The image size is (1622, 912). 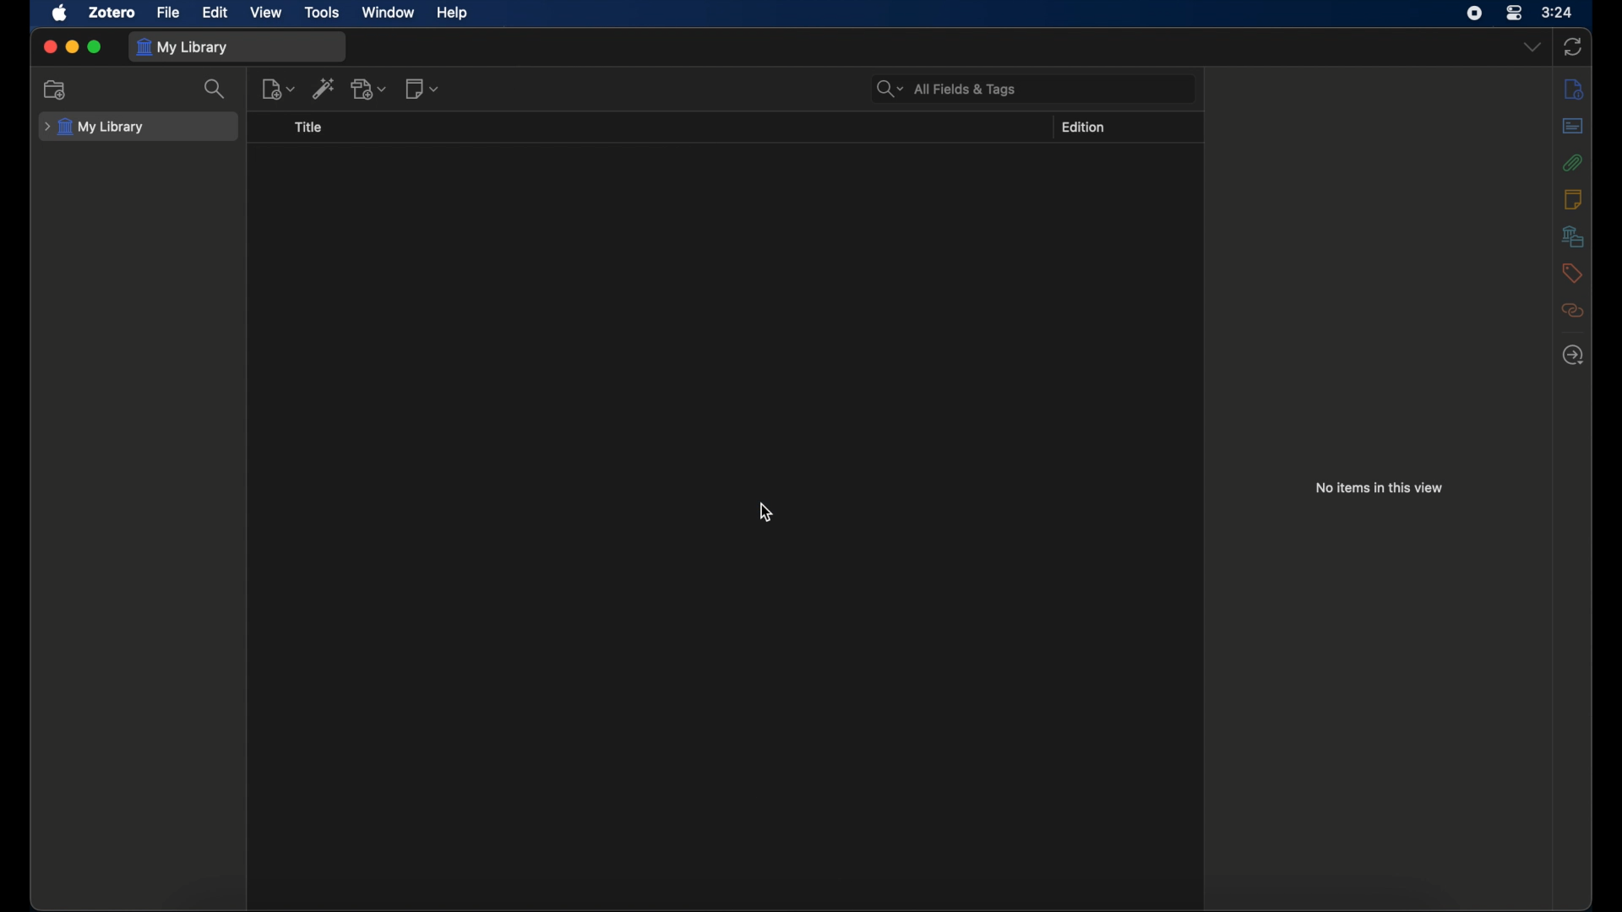 I want to click on help, so click(x=451, y=14).